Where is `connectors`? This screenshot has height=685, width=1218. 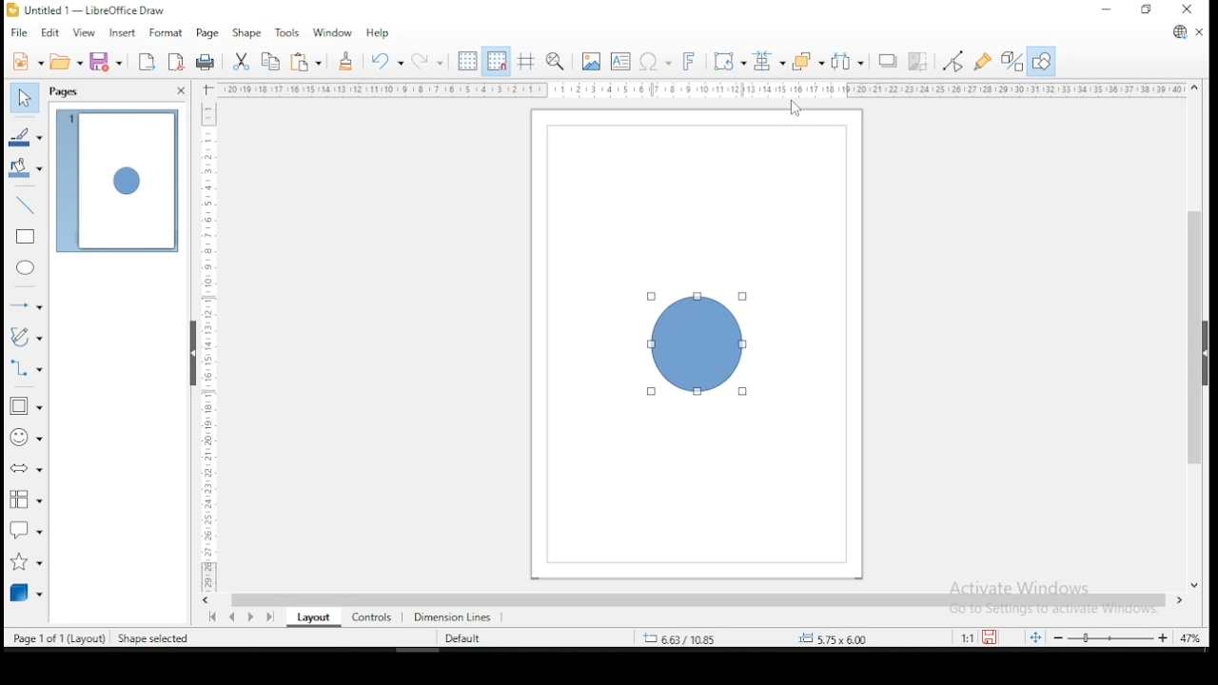
connectors is located at coordinates (24, 366).